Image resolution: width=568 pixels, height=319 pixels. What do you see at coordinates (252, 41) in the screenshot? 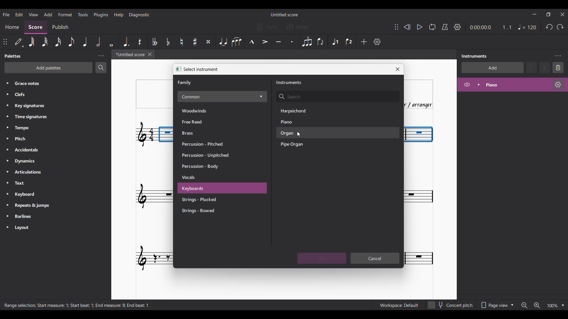
I see `Marcato` at bounding box center [252, 41].